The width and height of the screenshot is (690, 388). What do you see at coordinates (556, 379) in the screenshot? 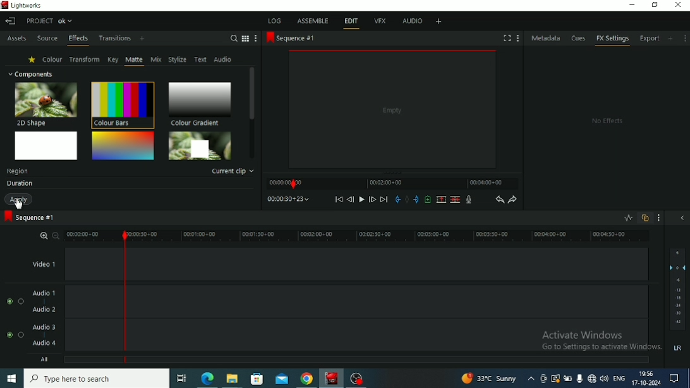
I see `warning` at bounding box center [556, 379].